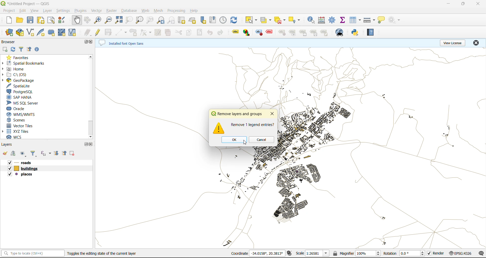 The image size is (486, 258). Describe the element at coordinates (43, 33) in the screenshot. I see `new spatialite` at that location.